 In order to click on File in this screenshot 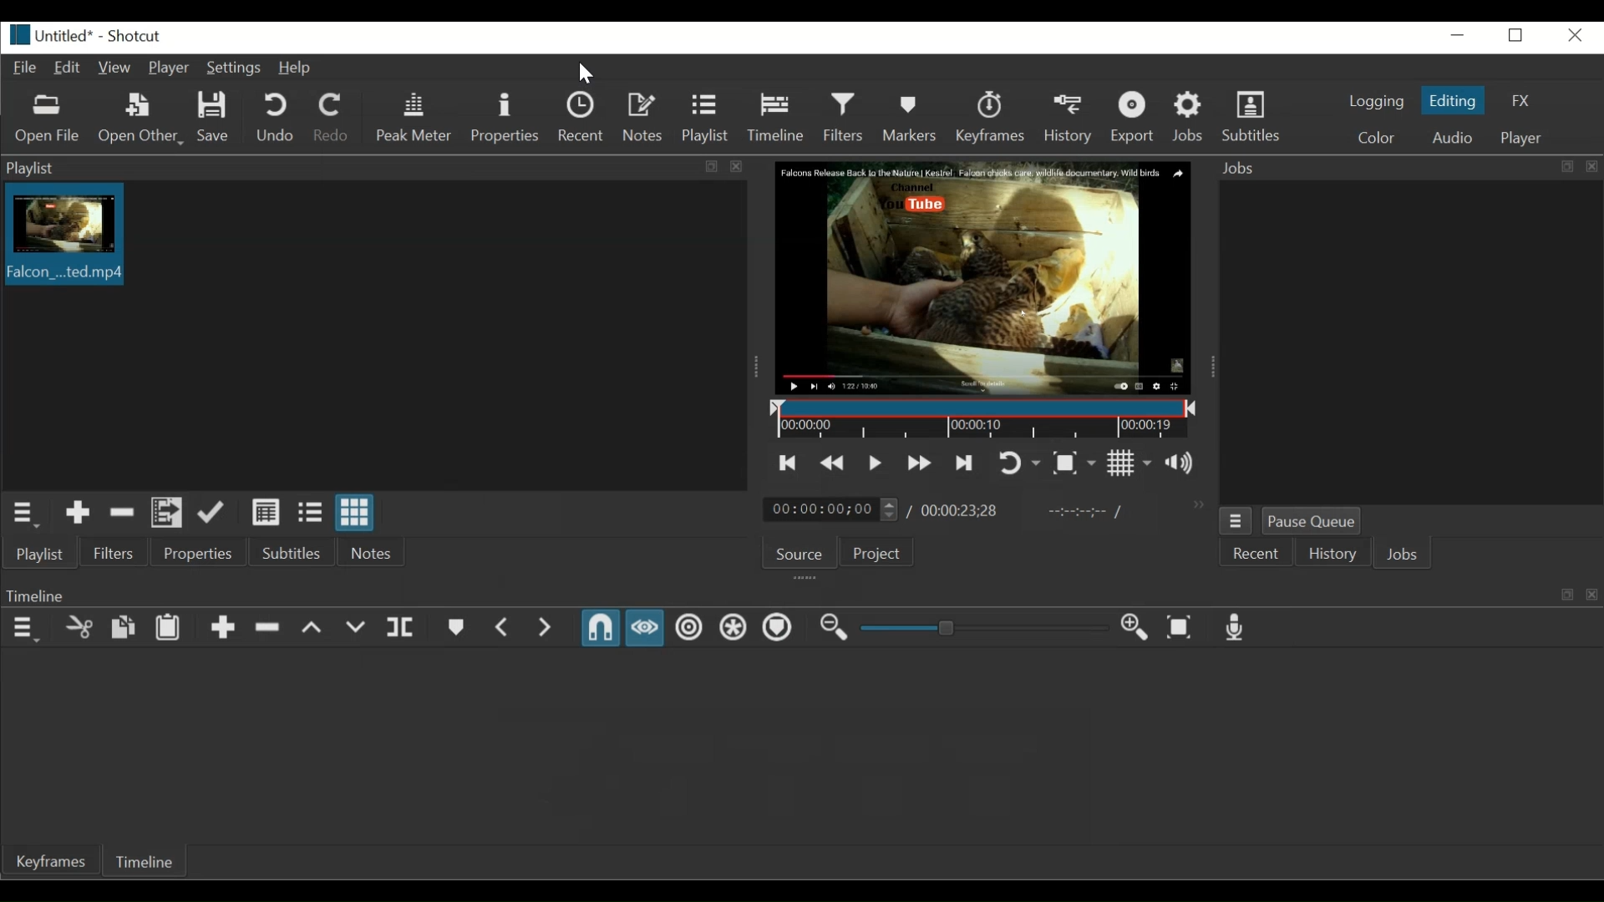, I will do `click(28, 67)`.